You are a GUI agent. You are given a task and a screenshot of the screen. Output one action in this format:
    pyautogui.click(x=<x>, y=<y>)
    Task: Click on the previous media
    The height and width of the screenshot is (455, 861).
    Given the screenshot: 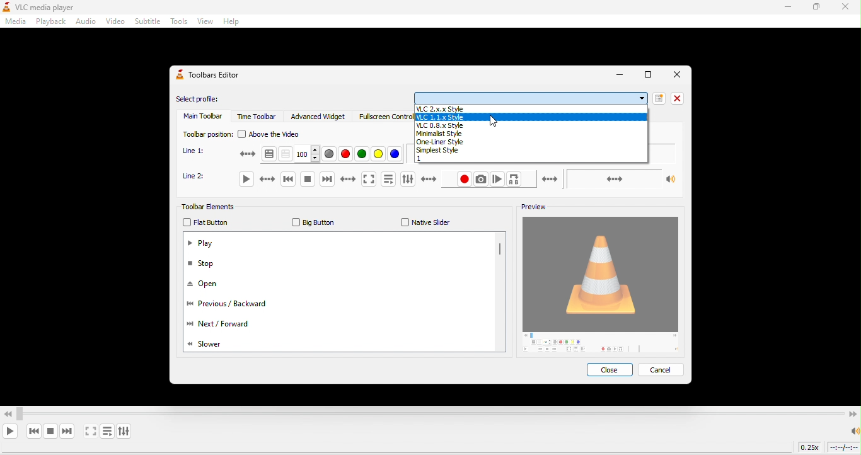 What is the action you would take?
    pyautogui.click(x=288, y=181)
    